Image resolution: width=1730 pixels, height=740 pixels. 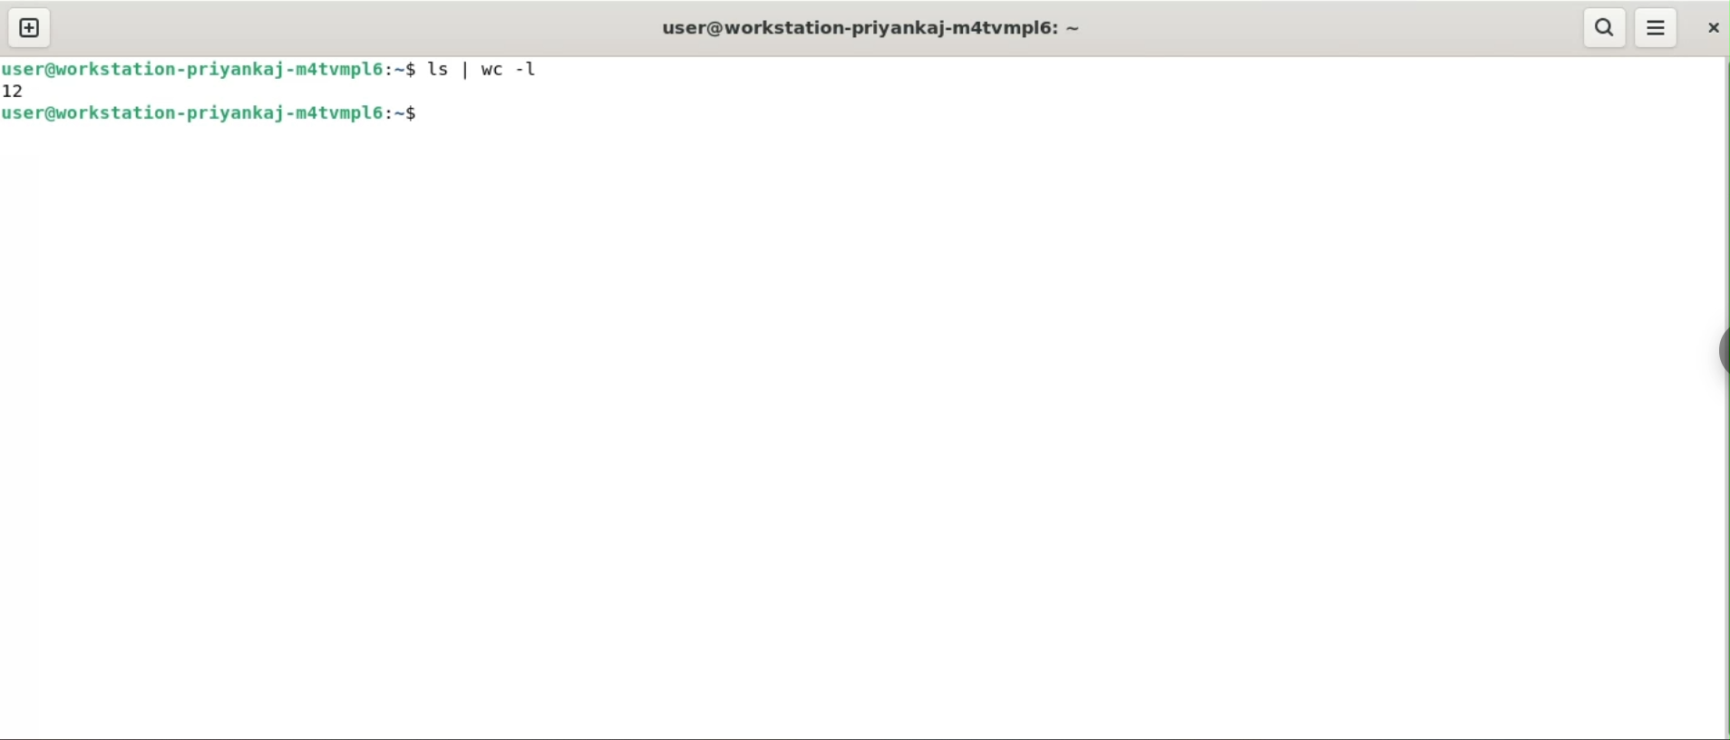 I want to click on new tab, so click(x=29, y=27).